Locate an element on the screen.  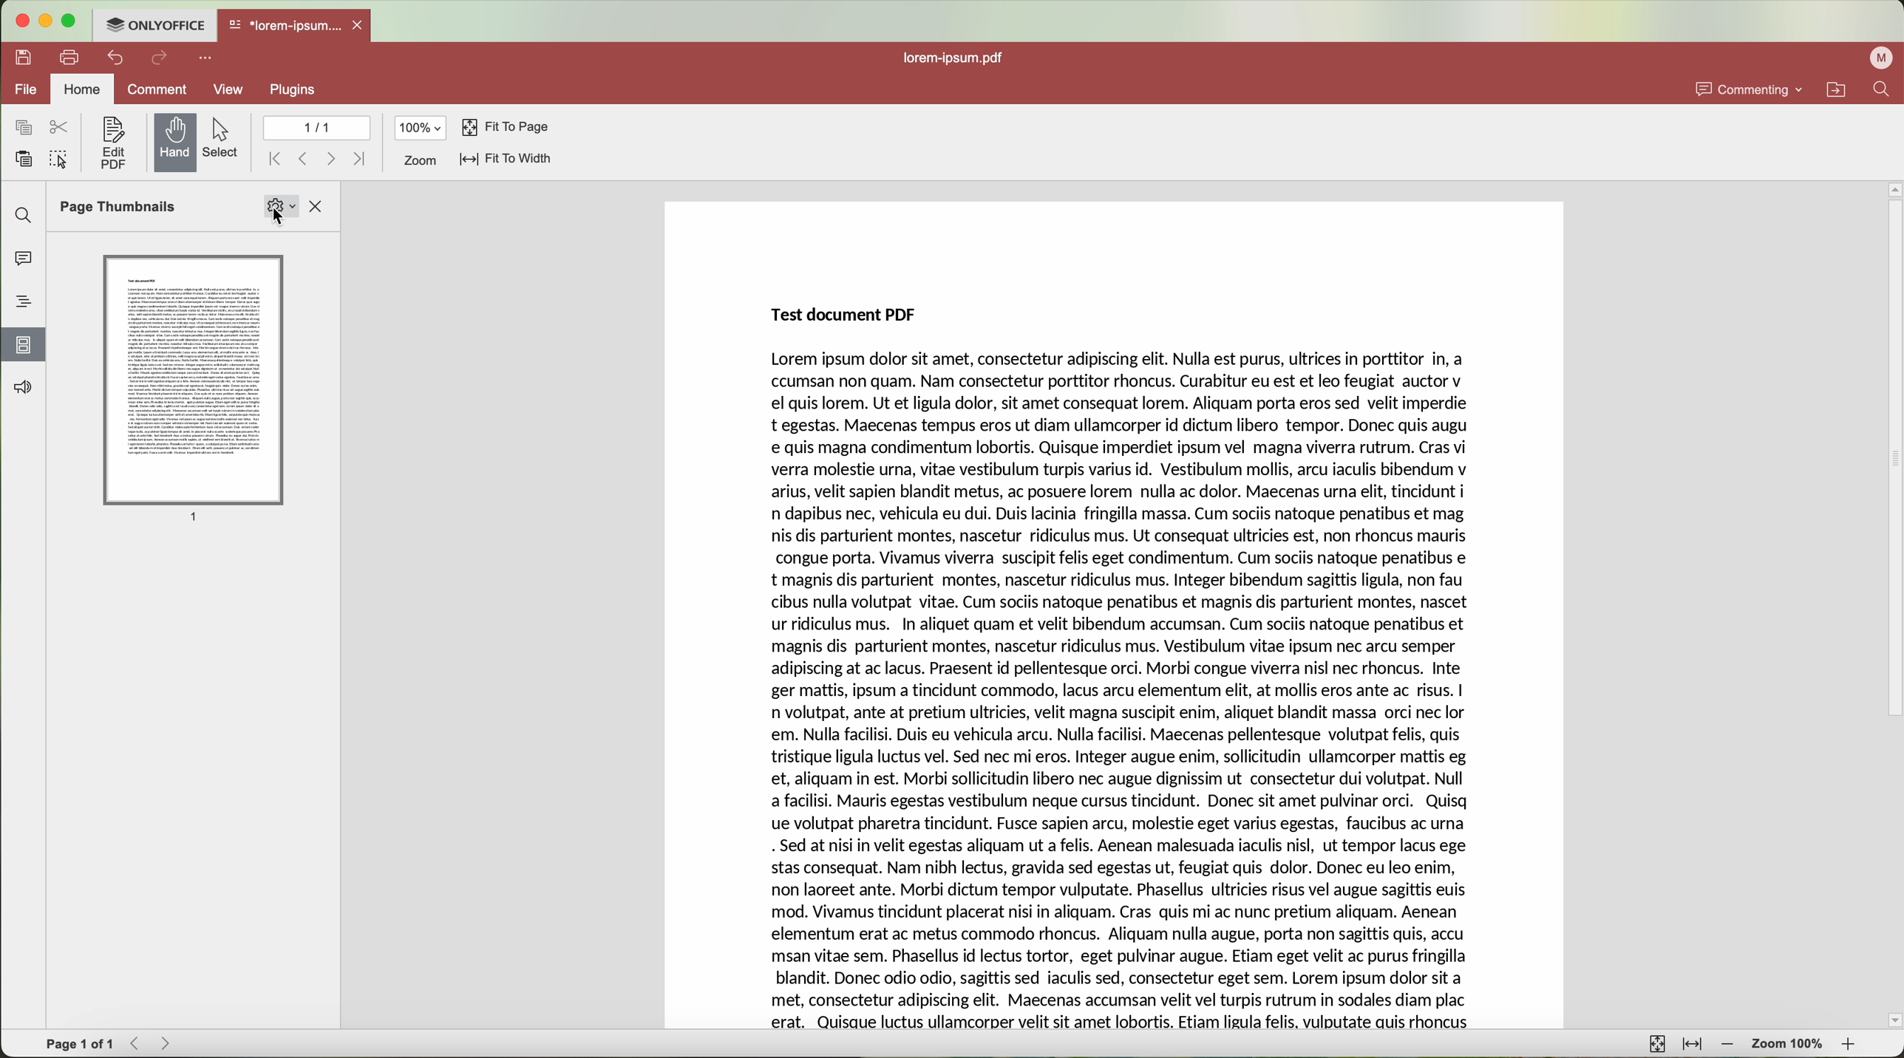
customize quick access toolbar is located at coordinates (205, 58).